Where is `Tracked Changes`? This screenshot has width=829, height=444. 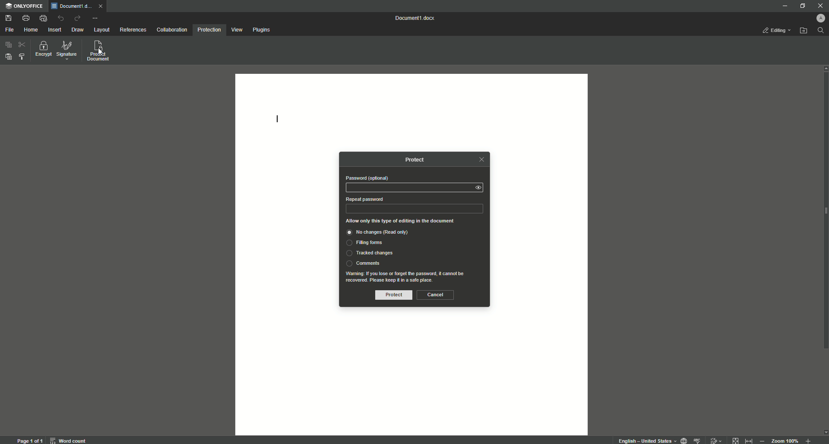 Tracked Changes is located at coordinates (369, 254).